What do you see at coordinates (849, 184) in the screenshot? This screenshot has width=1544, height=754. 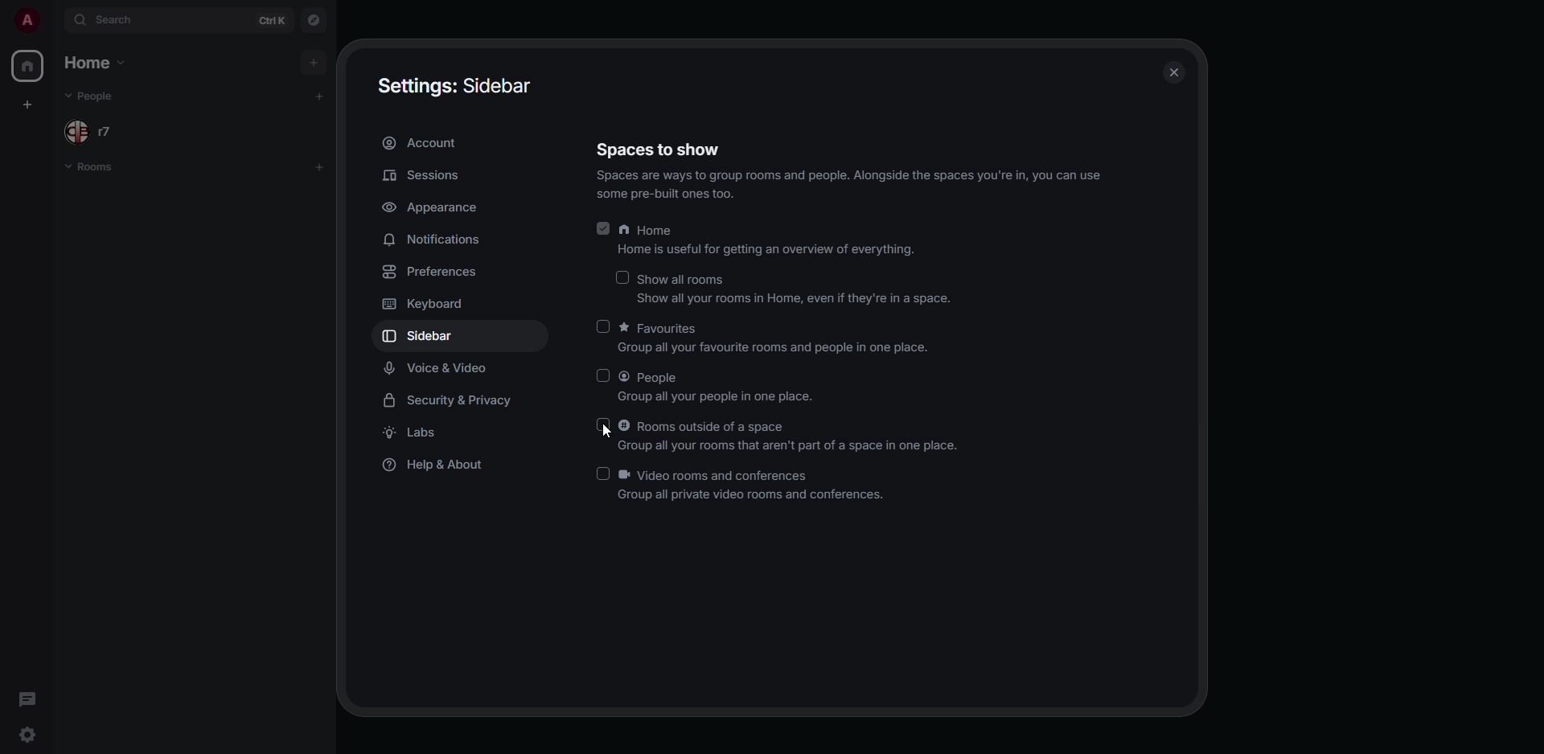 I see `Spaces are ways to group rooms and people. Alongside the spaces you're in, you can use
some pre-built ones too.` at bounding box center [849, 184].